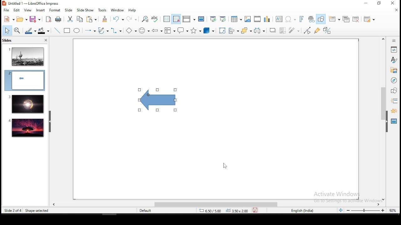  What do you see at coordinates (43, 31) in the screenshot?
I see `shape fill` at bounding box center [43, 31].